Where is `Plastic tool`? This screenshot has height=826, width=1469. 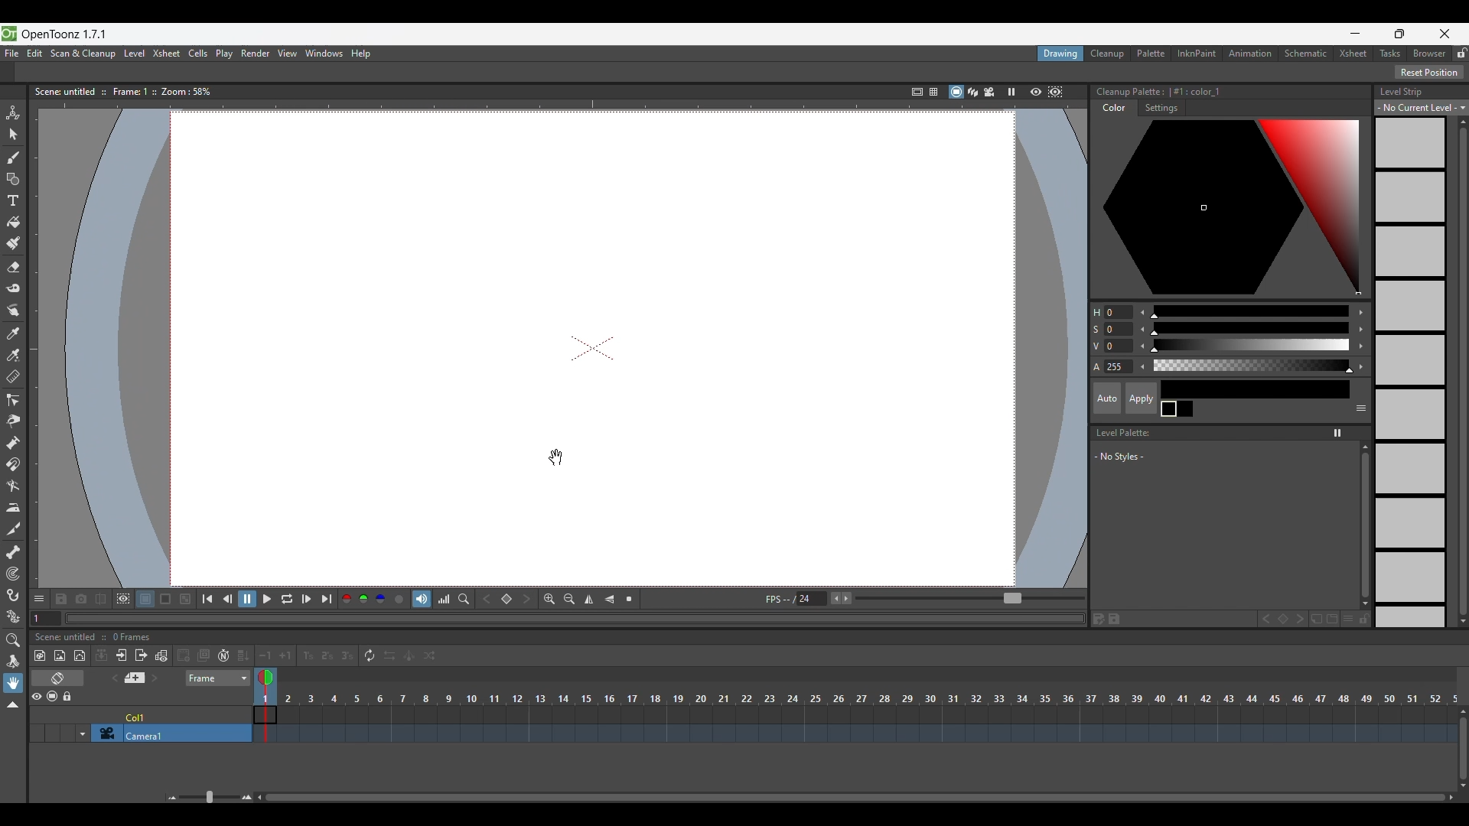
Plastic tool is located at coordinates (13, 616).